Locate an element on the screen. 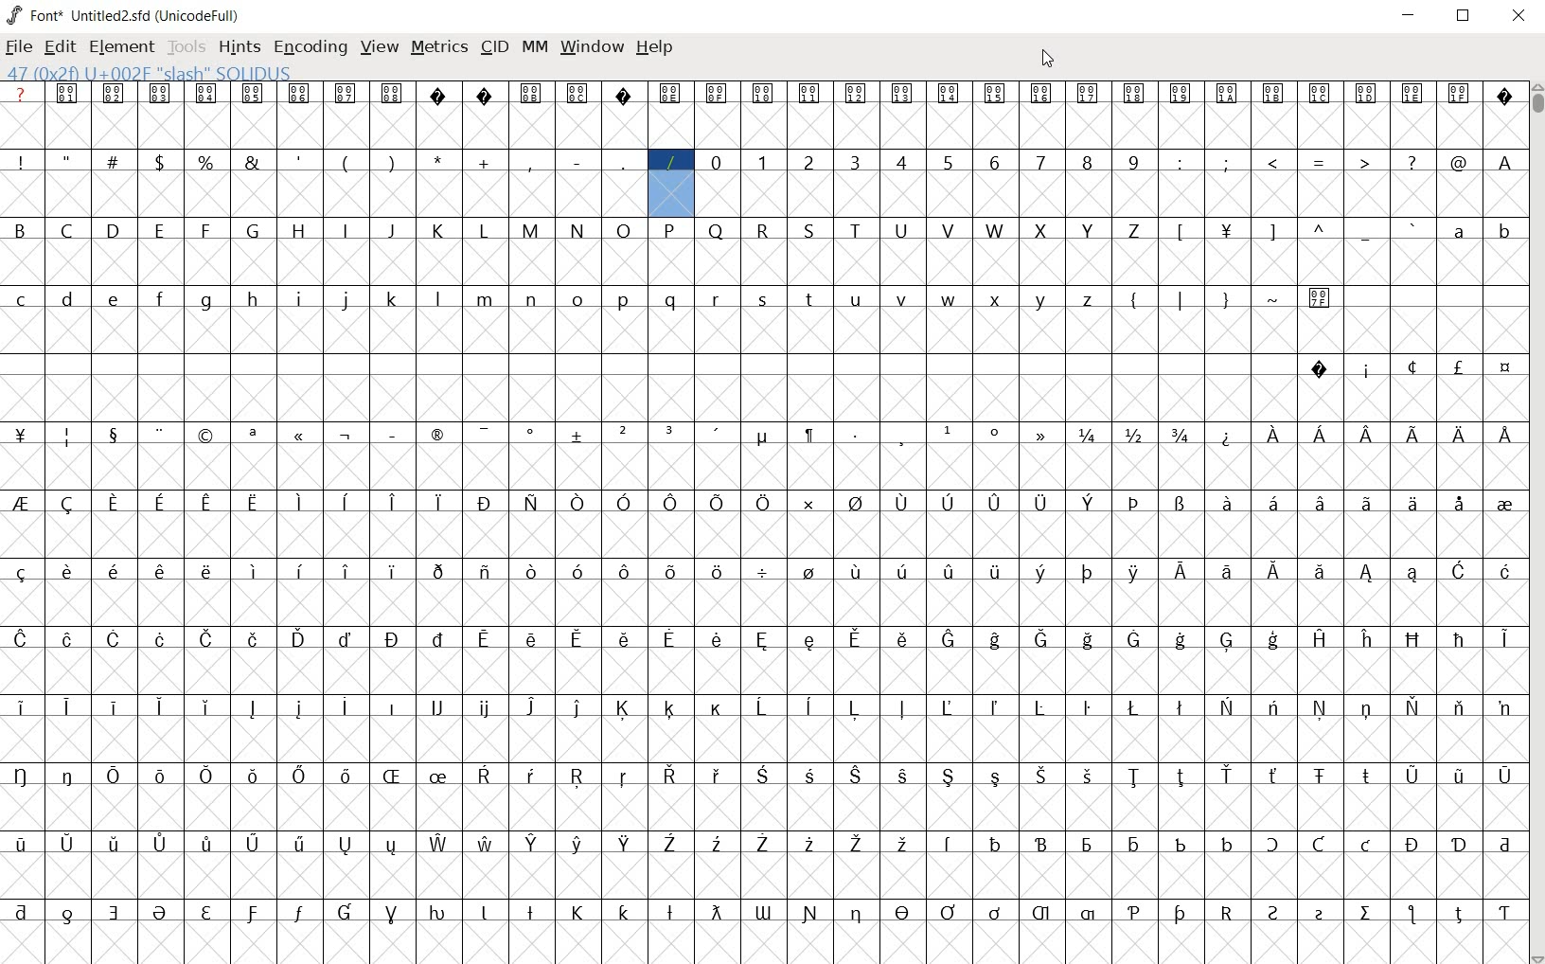  glyph is located at coordinates (159, 230).